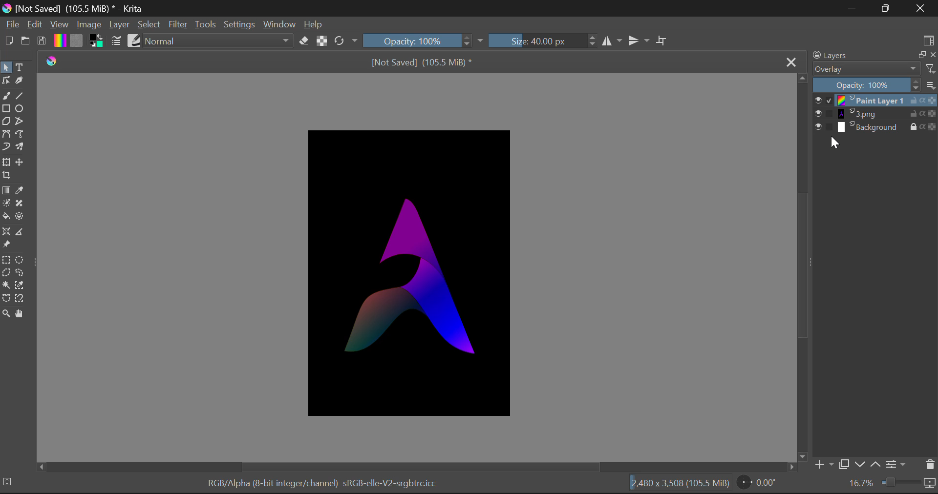 The image size is (938, 494). I want to click on Tools, so click(208, 24).